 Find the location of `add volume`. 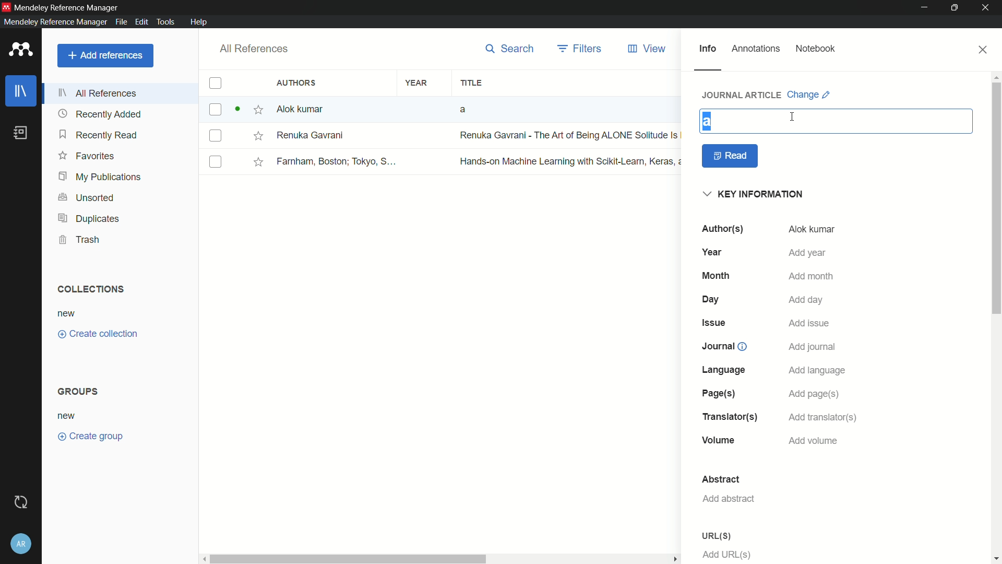

add volume is located at coordinates (814, 441).